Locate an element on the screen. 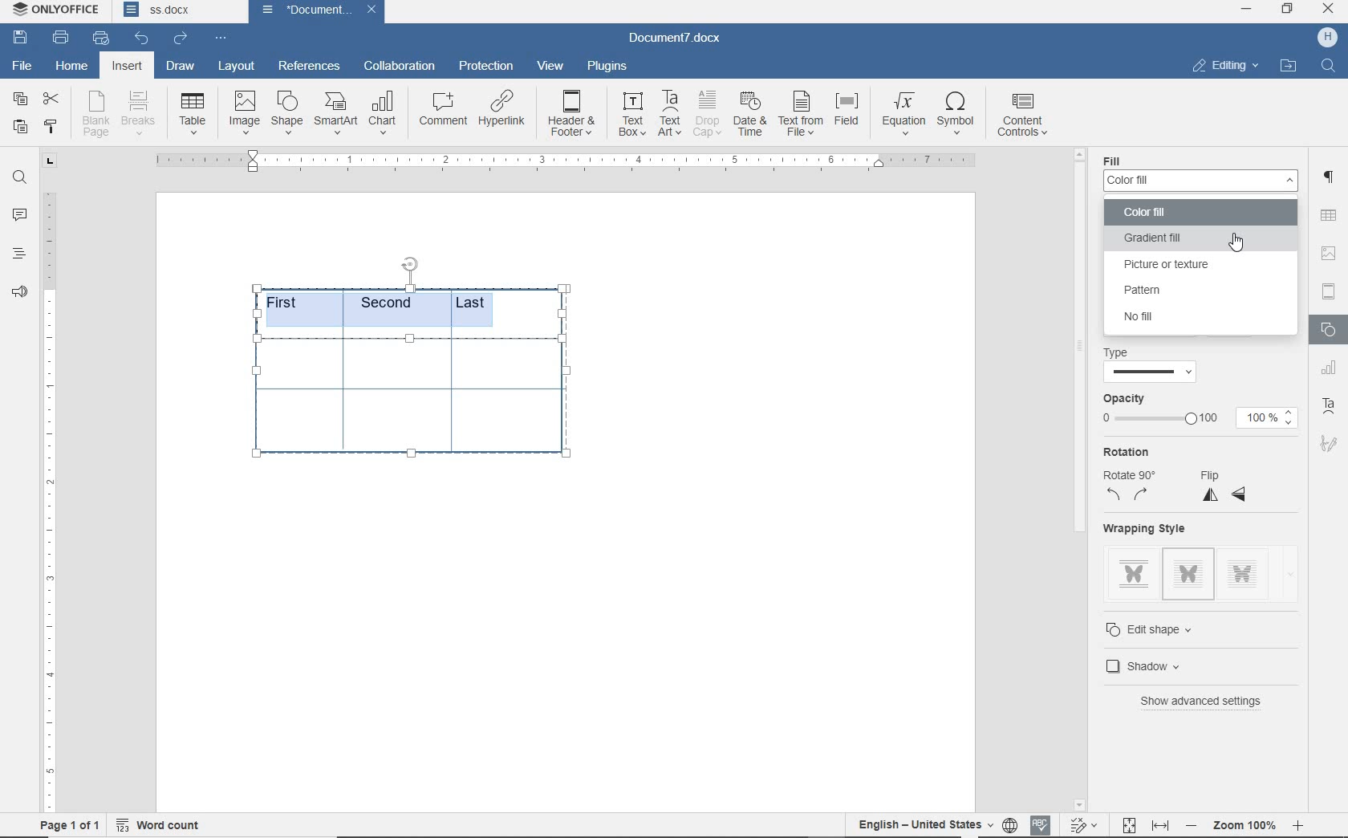  type is located at coordinates (1125, 352).